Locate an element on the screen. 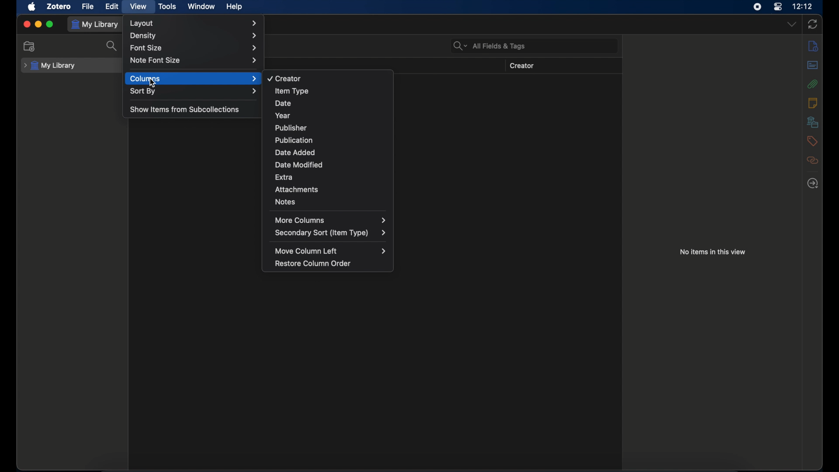  help is located at coordinates (234, 7).